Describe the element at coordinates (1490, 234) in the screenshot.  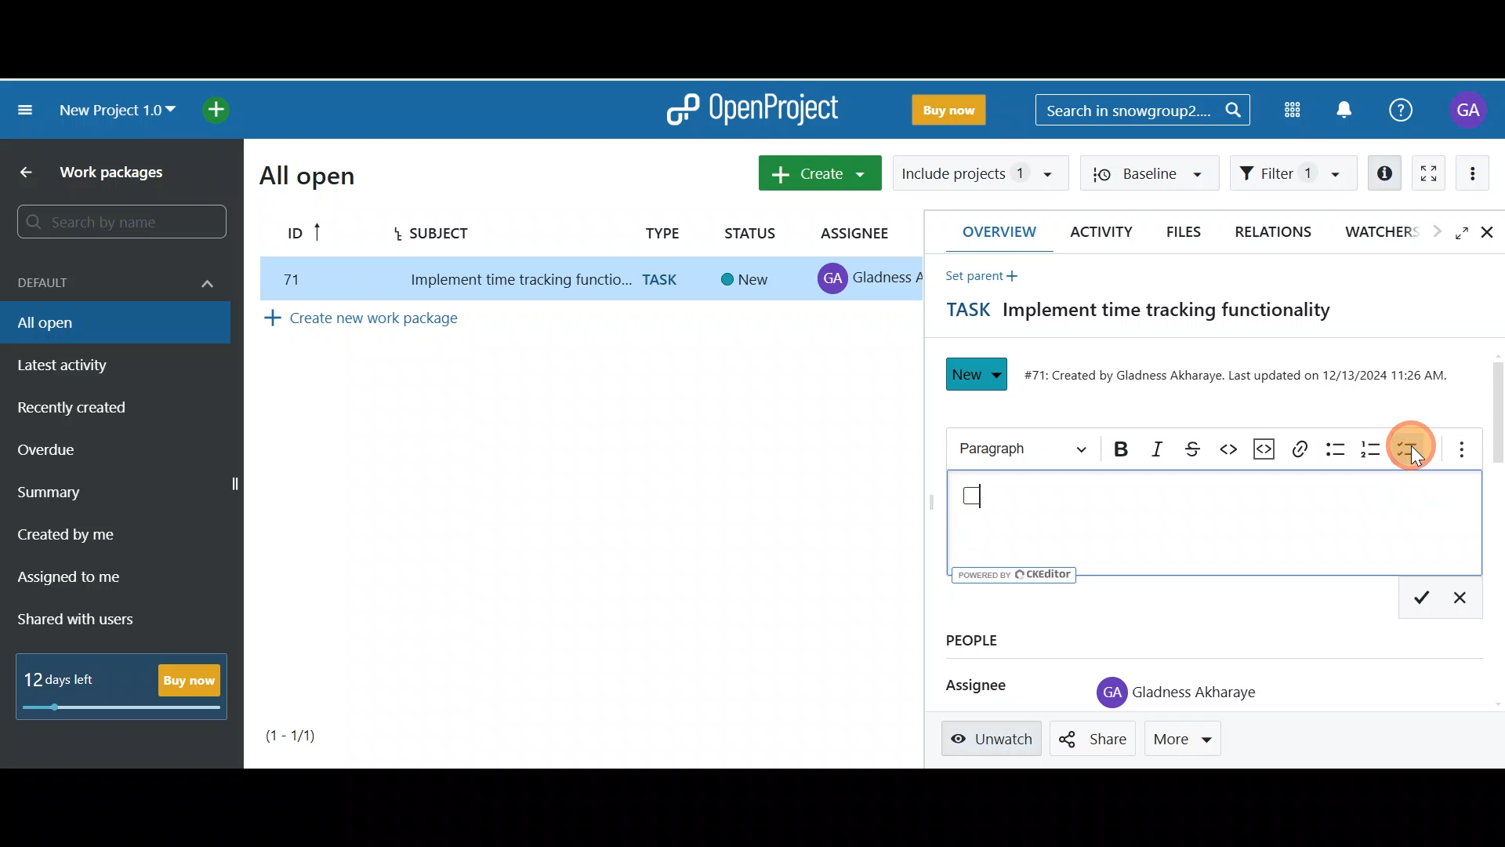
I see `Close details view` at that location.